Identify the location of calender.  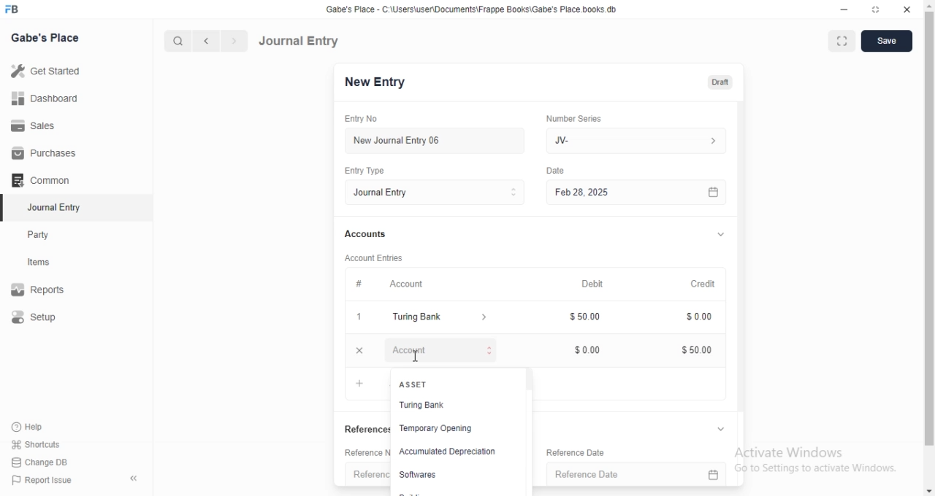
(719, 192).